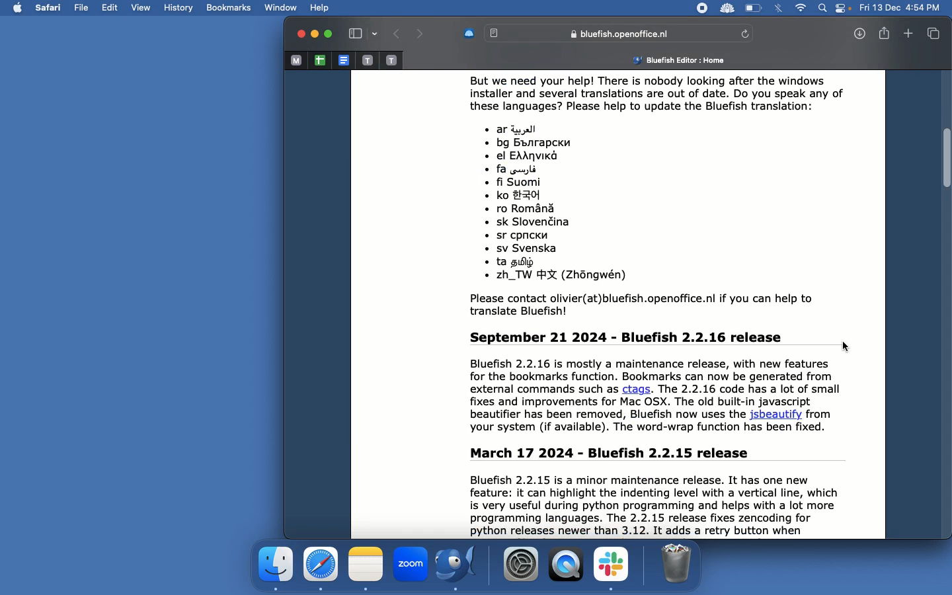 The width and height of the screenshot is (952, 595). I want to click on Bluefish search, so click(610, 33).